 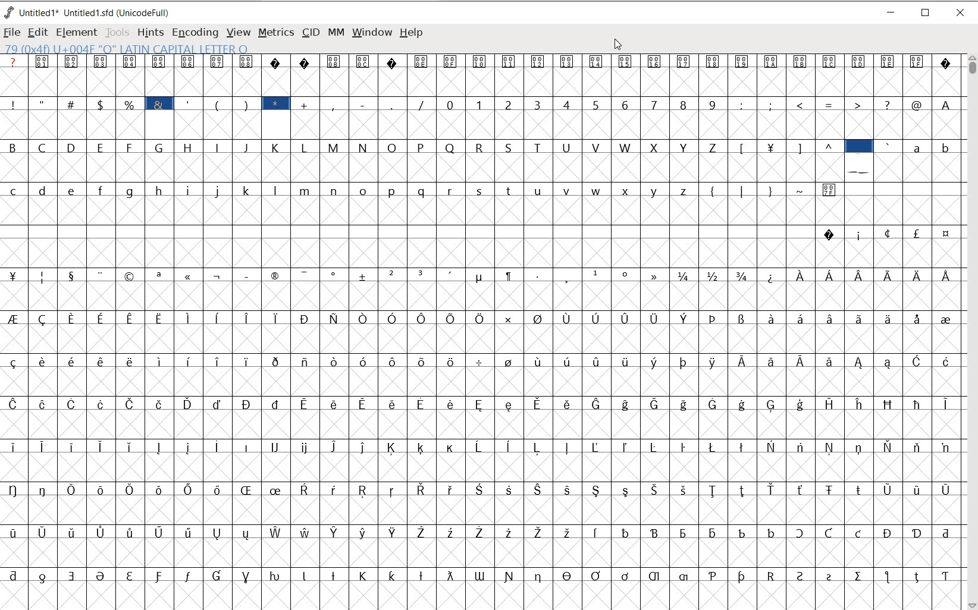 I want to click on TOOLS, so click(x=118, y=33).